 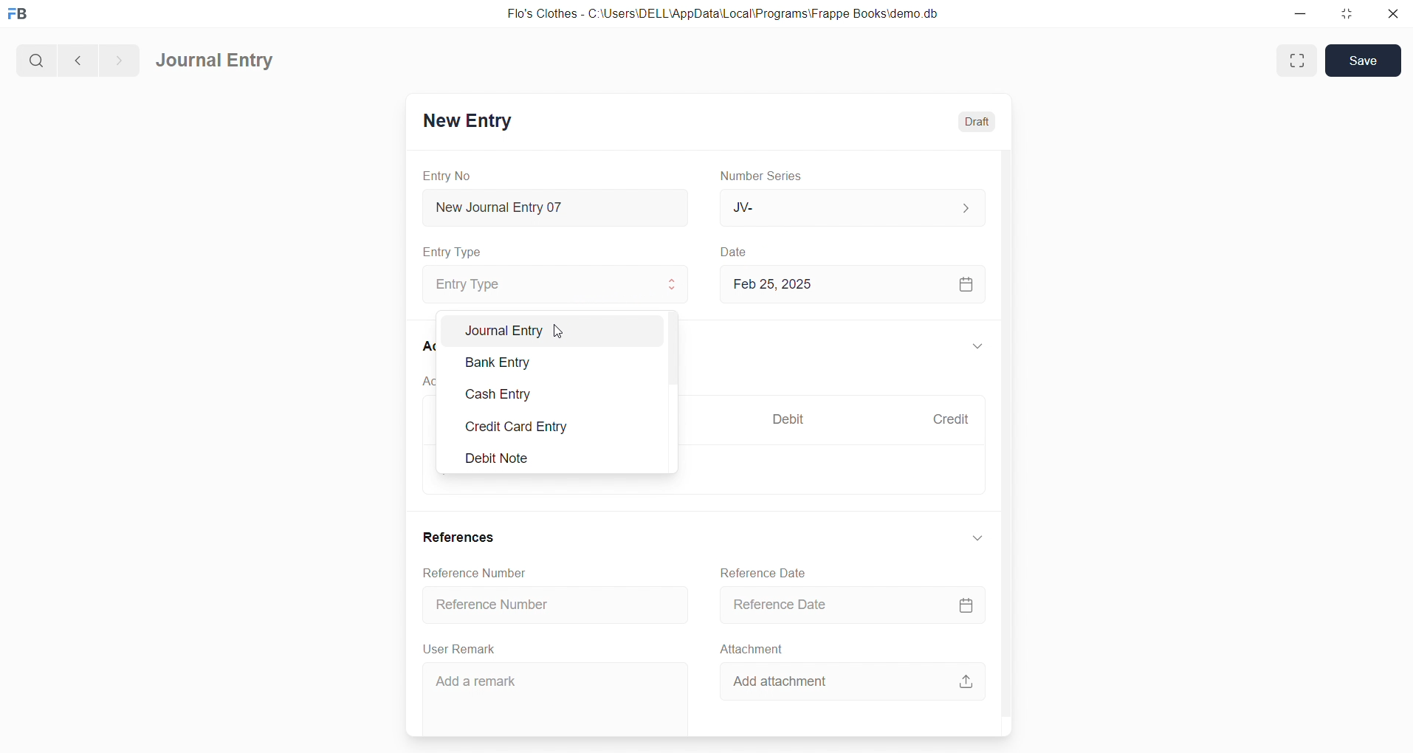 What do you see at coordinates (76, 58) in the screenshot?
I see `navigate backward ` at bounding box center [76, 58].